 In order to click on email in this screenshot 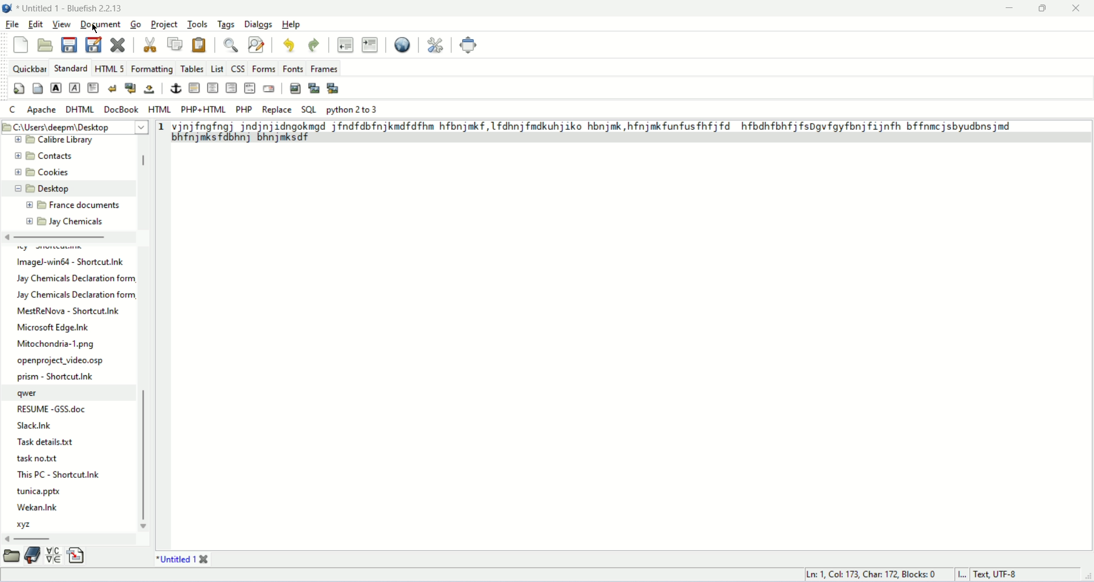, I will do `click(268, 88)`.